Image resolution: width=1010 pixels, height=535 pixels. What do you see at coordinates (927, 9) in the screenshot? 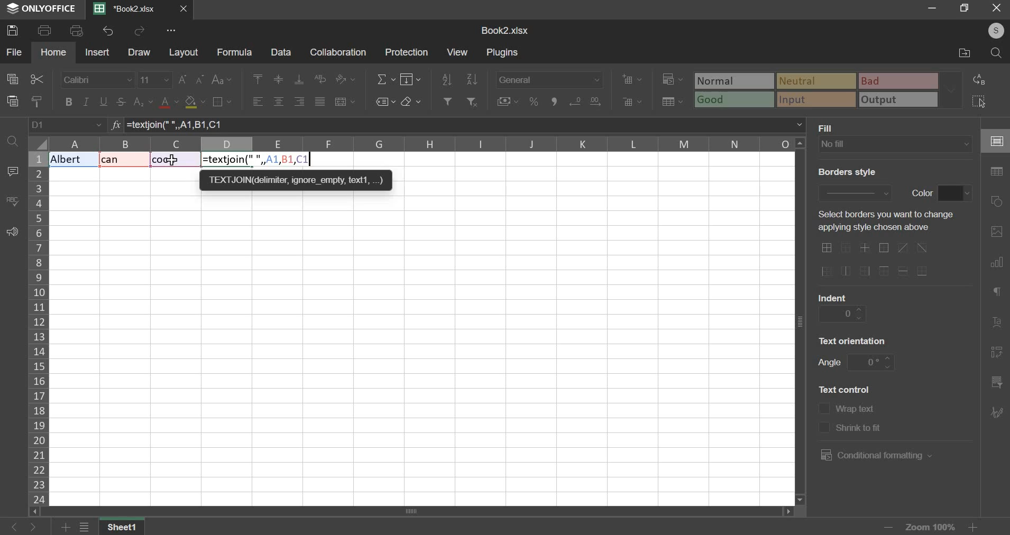
I see `minimize` at bounding box center [927, 9].